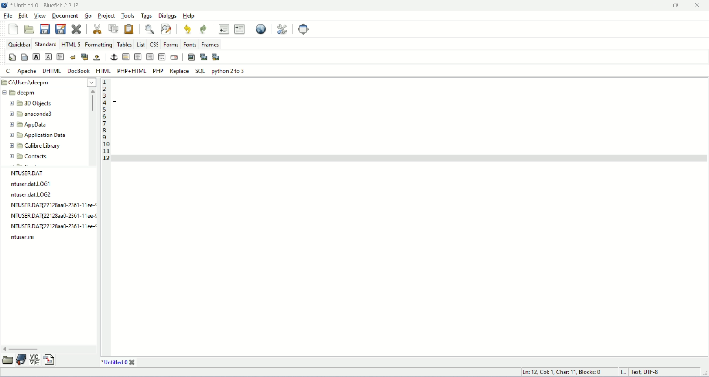  I want to click on paste, so click(130, 29).